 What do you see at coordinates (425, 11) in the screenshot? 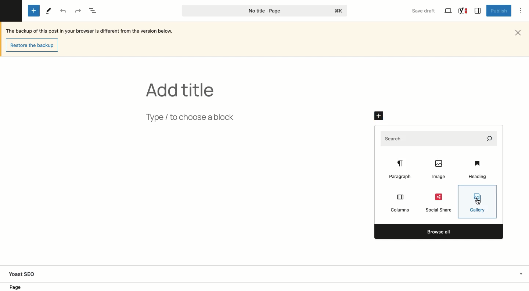
I see `Save draft` at bounding box center [425, 11].